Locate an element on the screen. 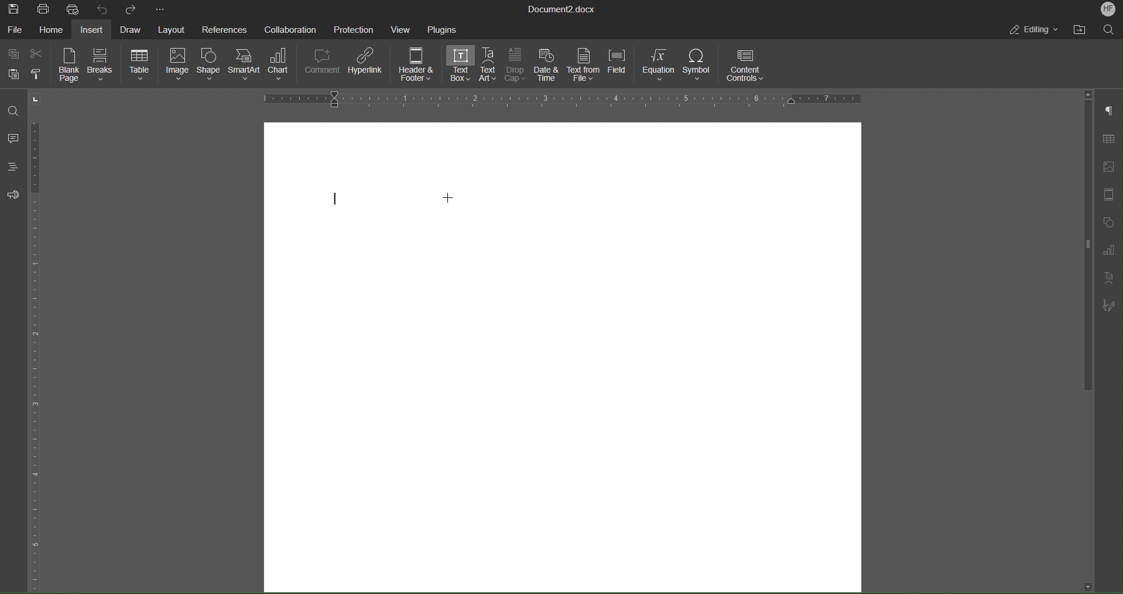 The height and width of the screenshot is (594, 1123). Insert is located at coordinates (93, 29).